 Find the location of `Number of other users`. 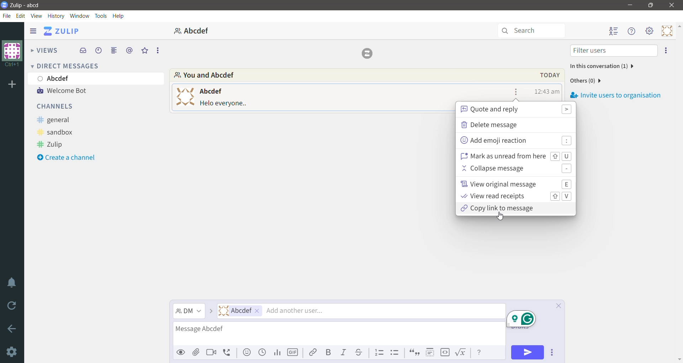

Number of other users is located at coordinates (586, 81).